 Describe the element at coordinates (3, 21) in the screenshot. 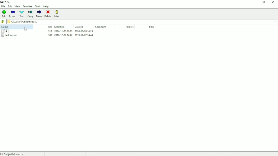

I see `Back` at that location.